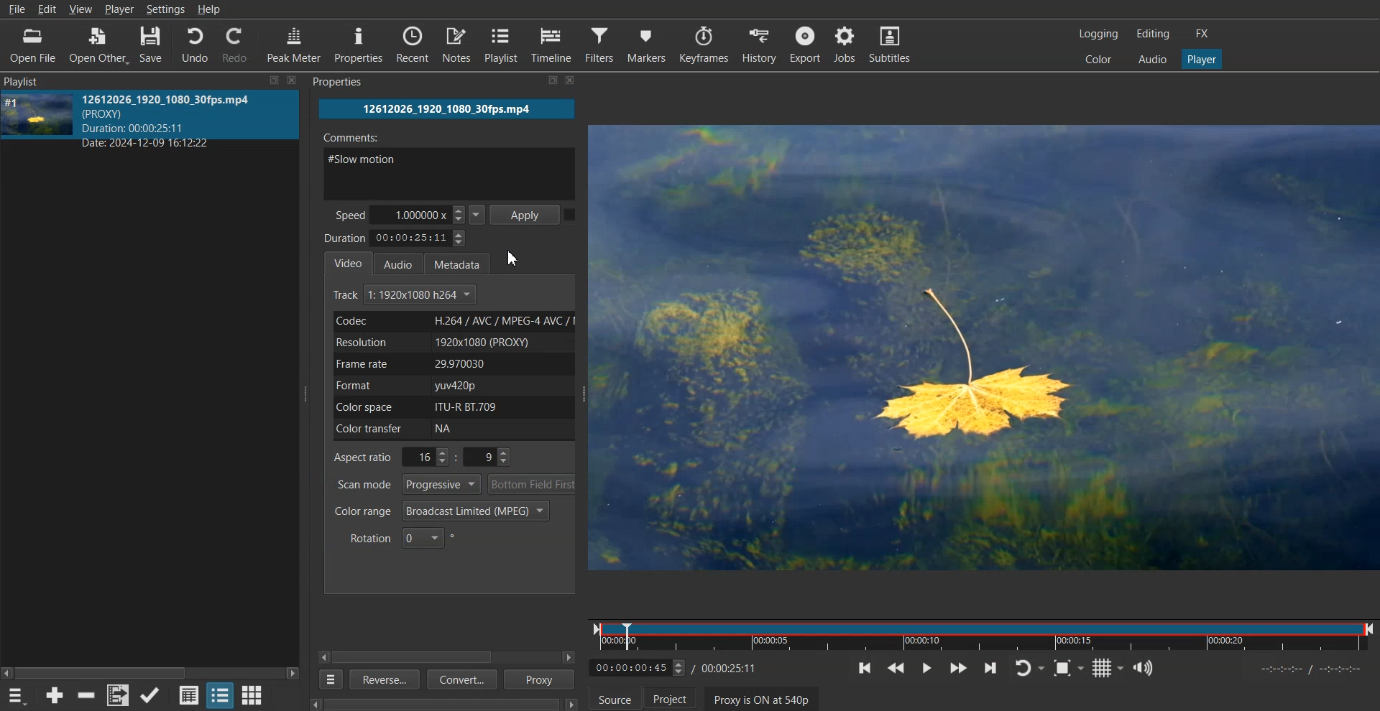 This screenshot has width=1380, height=711. What do you see at coordinates (441, 511) in the screenshot?
I see `Color range Broadcast limited` at bounding box center [441, 511].